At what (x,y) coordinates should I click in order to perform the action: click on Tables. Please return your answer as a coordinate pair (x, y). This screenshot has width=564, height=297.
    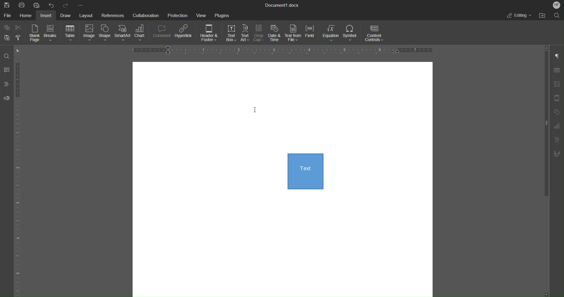
    Looking at the image, I should click on (559, 70).